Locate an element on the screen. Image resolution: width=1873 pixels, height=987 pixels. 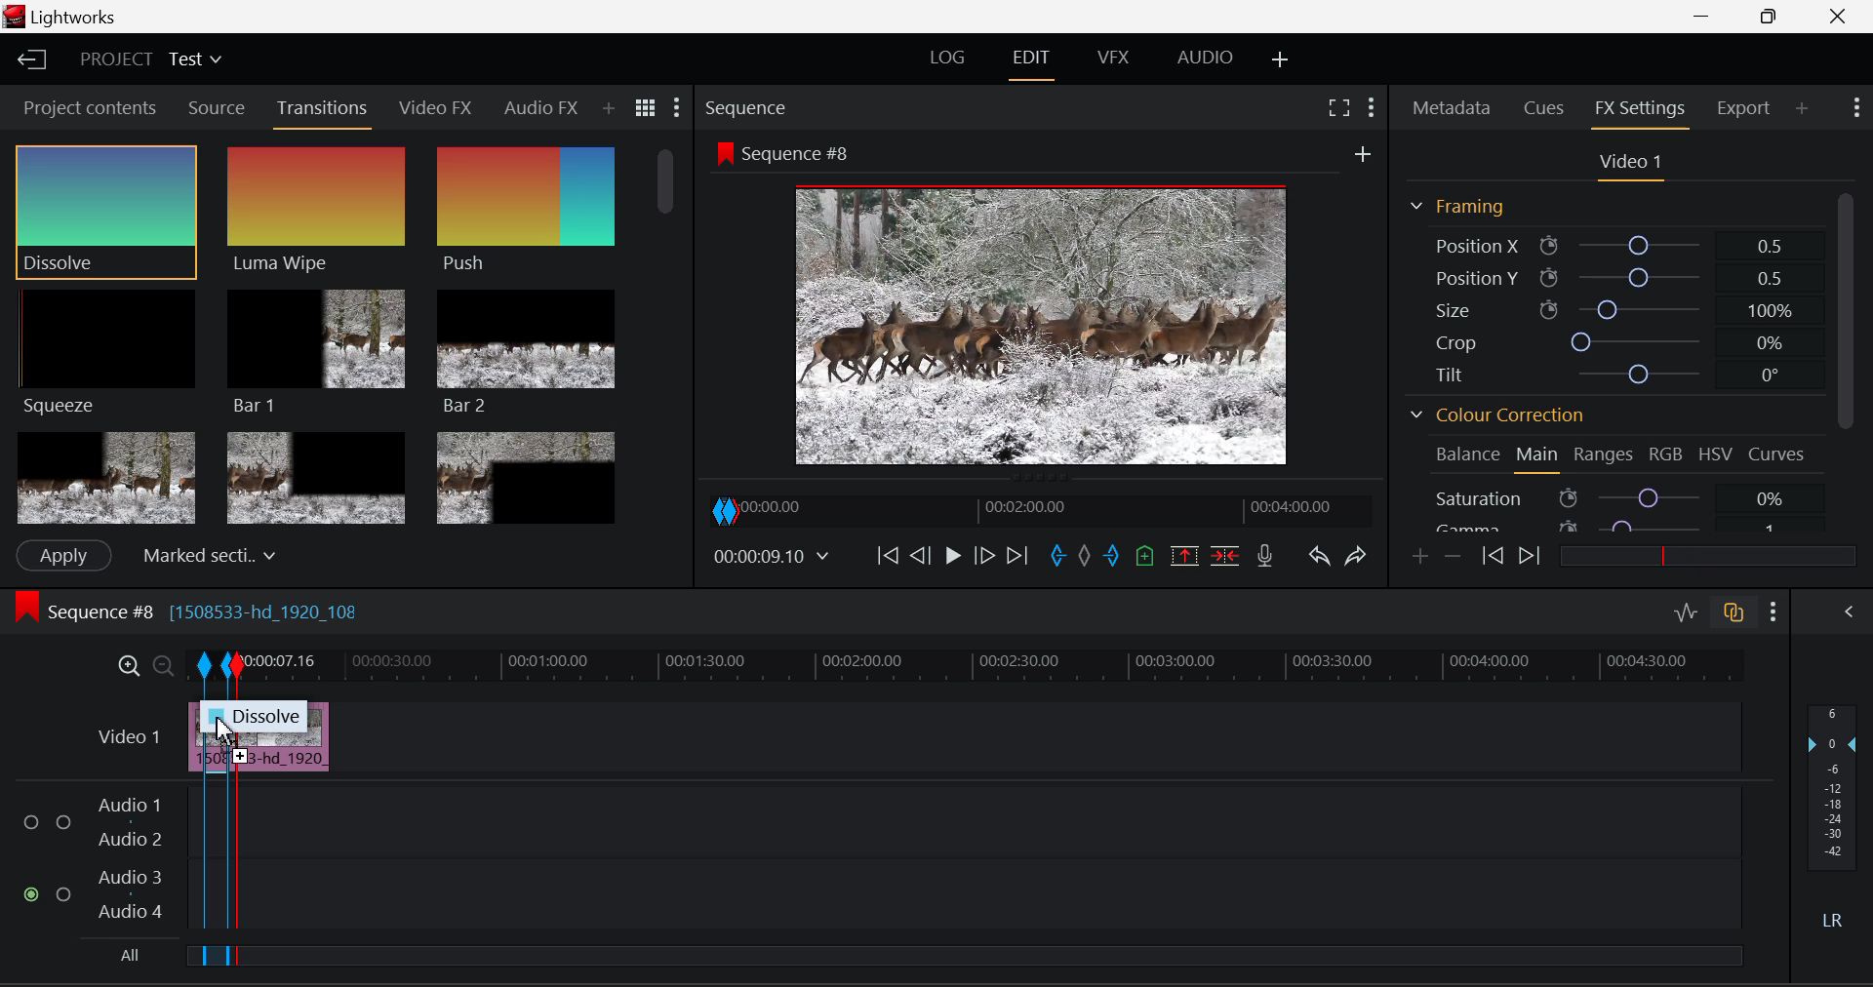
Main is located at coordinates (1538, 457).